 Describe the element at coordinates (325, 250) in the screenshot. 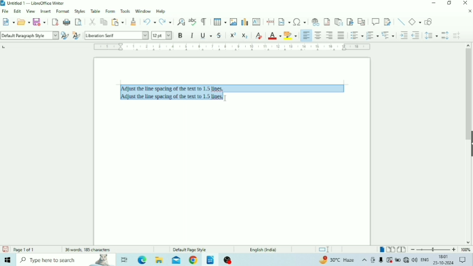

I see `Standard selection` at that location.